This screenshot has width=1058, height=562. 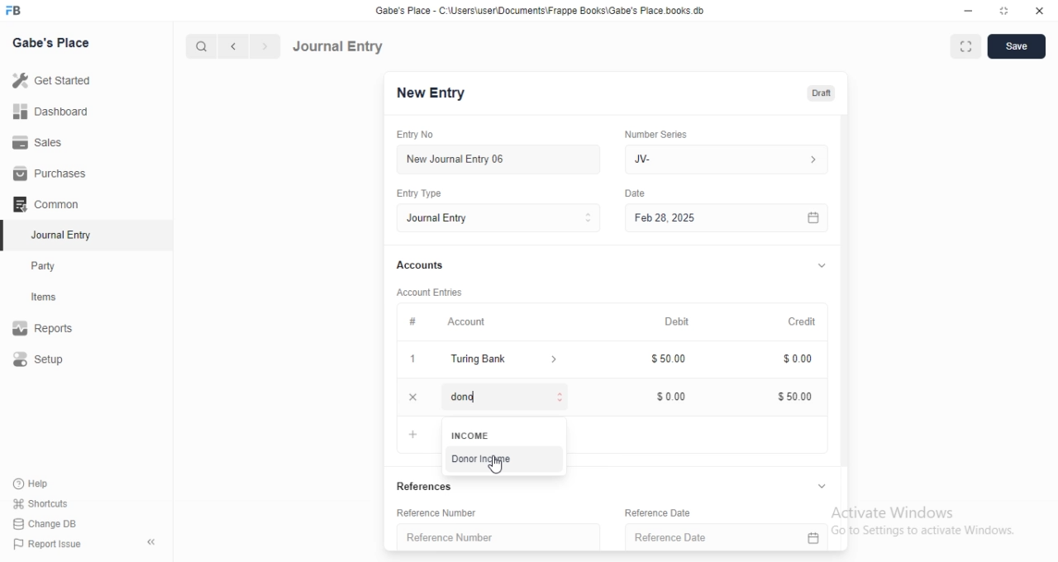 I want to click on Sales, so click(x=53, y=141).